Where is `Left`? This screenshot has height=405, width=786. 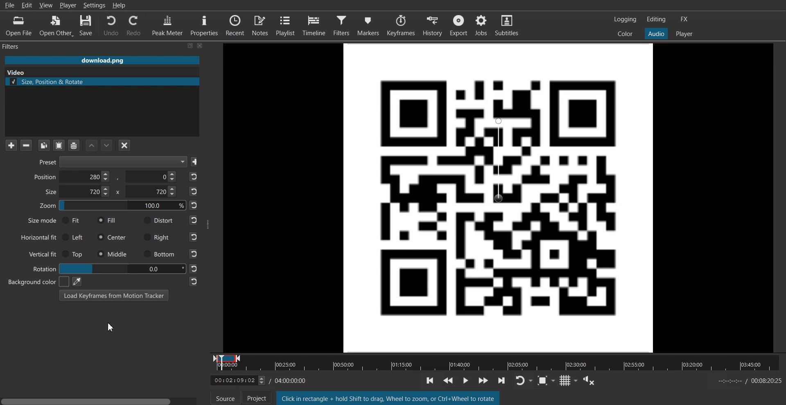 Left is located at coordinates (75, 236).